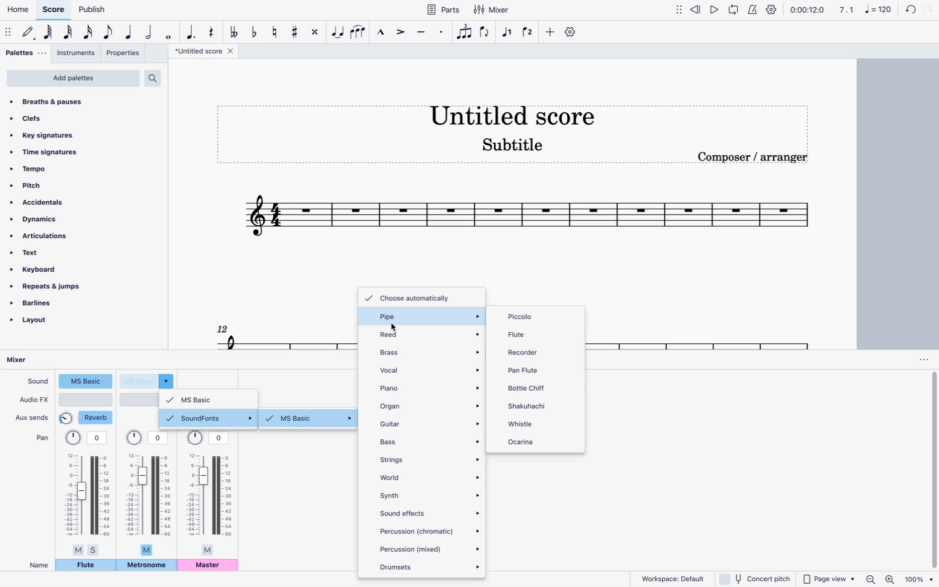 Image resolution: width=939 pixels, height=587 pixels. Describe the element at coordinates (429, 512) in the screenshot. I see `sound effects` at that location.